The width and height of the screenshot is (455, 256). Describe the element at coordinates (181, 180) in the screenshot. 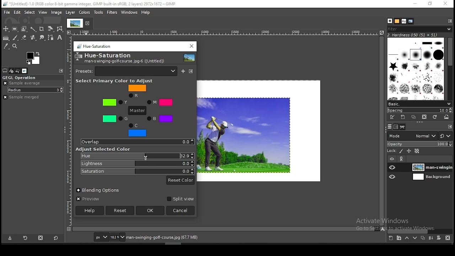

I see `reset color` at that location.